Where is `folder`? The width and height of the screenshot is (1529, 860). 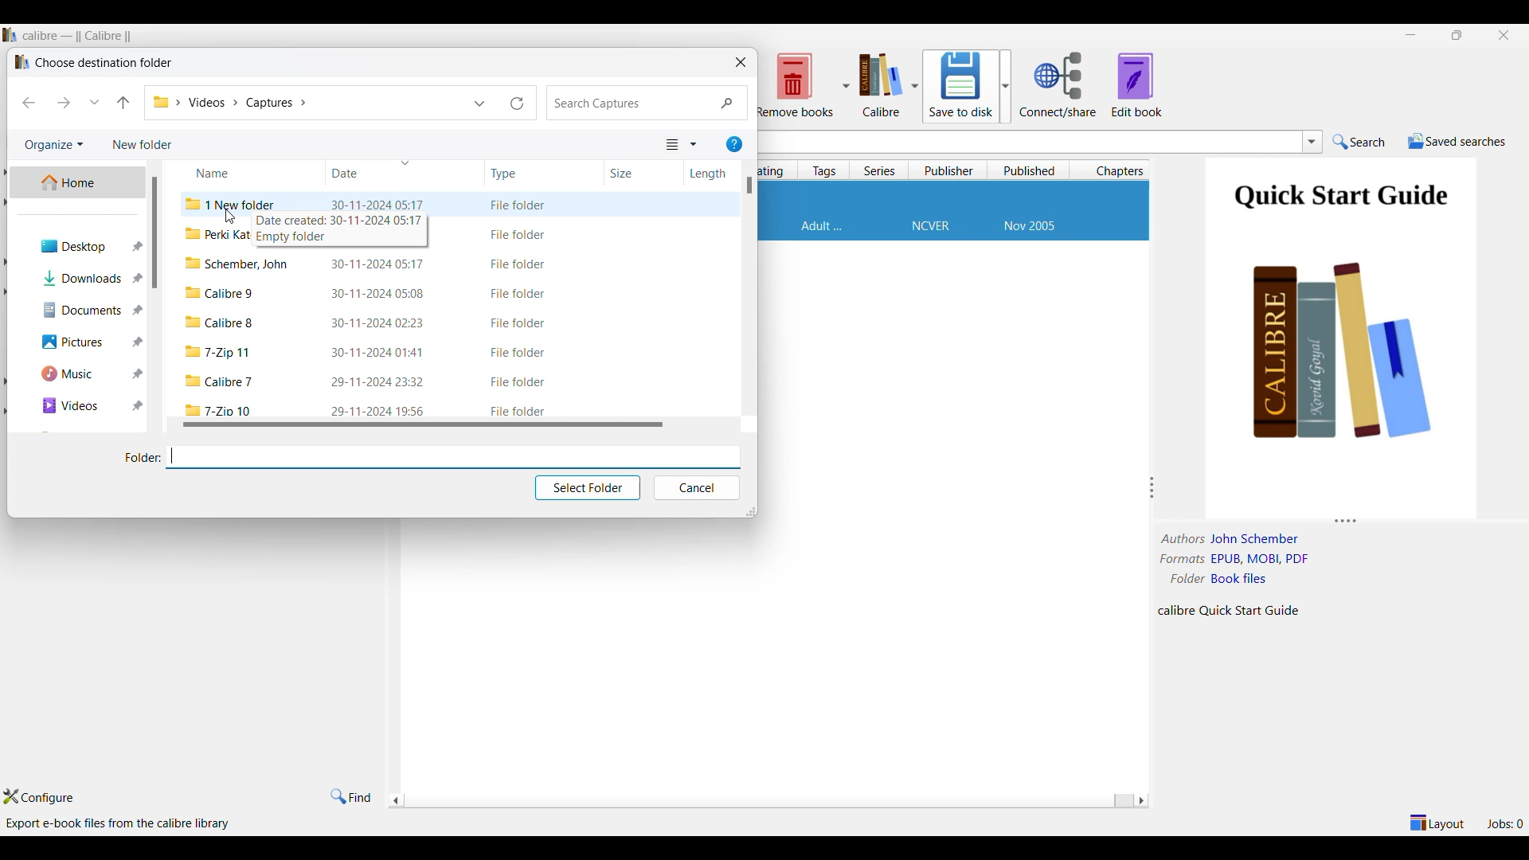 folder is located at coordinates (220, 322).